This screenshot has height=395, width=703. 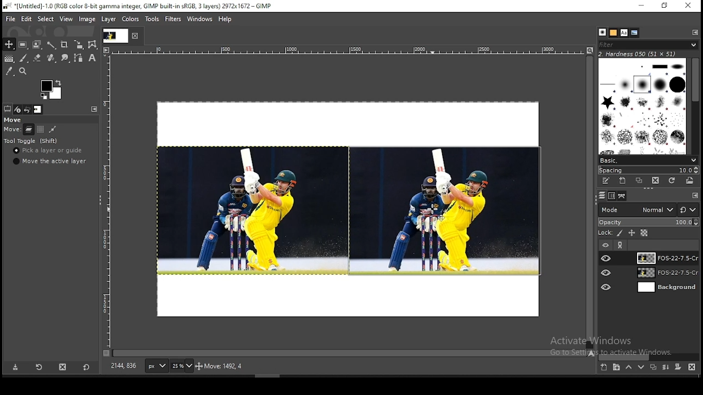 I want to click on text tool, so click(x=91, y=59).